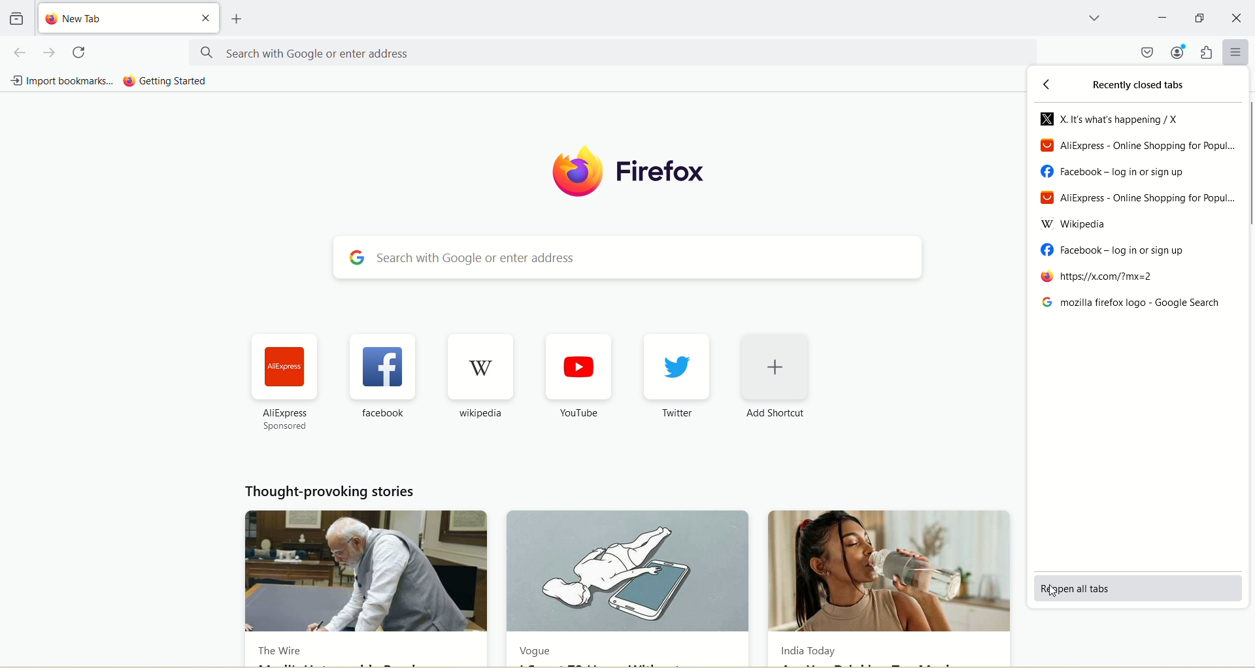 The image size is (1255, 668). Describe the element at coordinates (1142, 144) in the screenshot. I see `AliExpress` at that location.